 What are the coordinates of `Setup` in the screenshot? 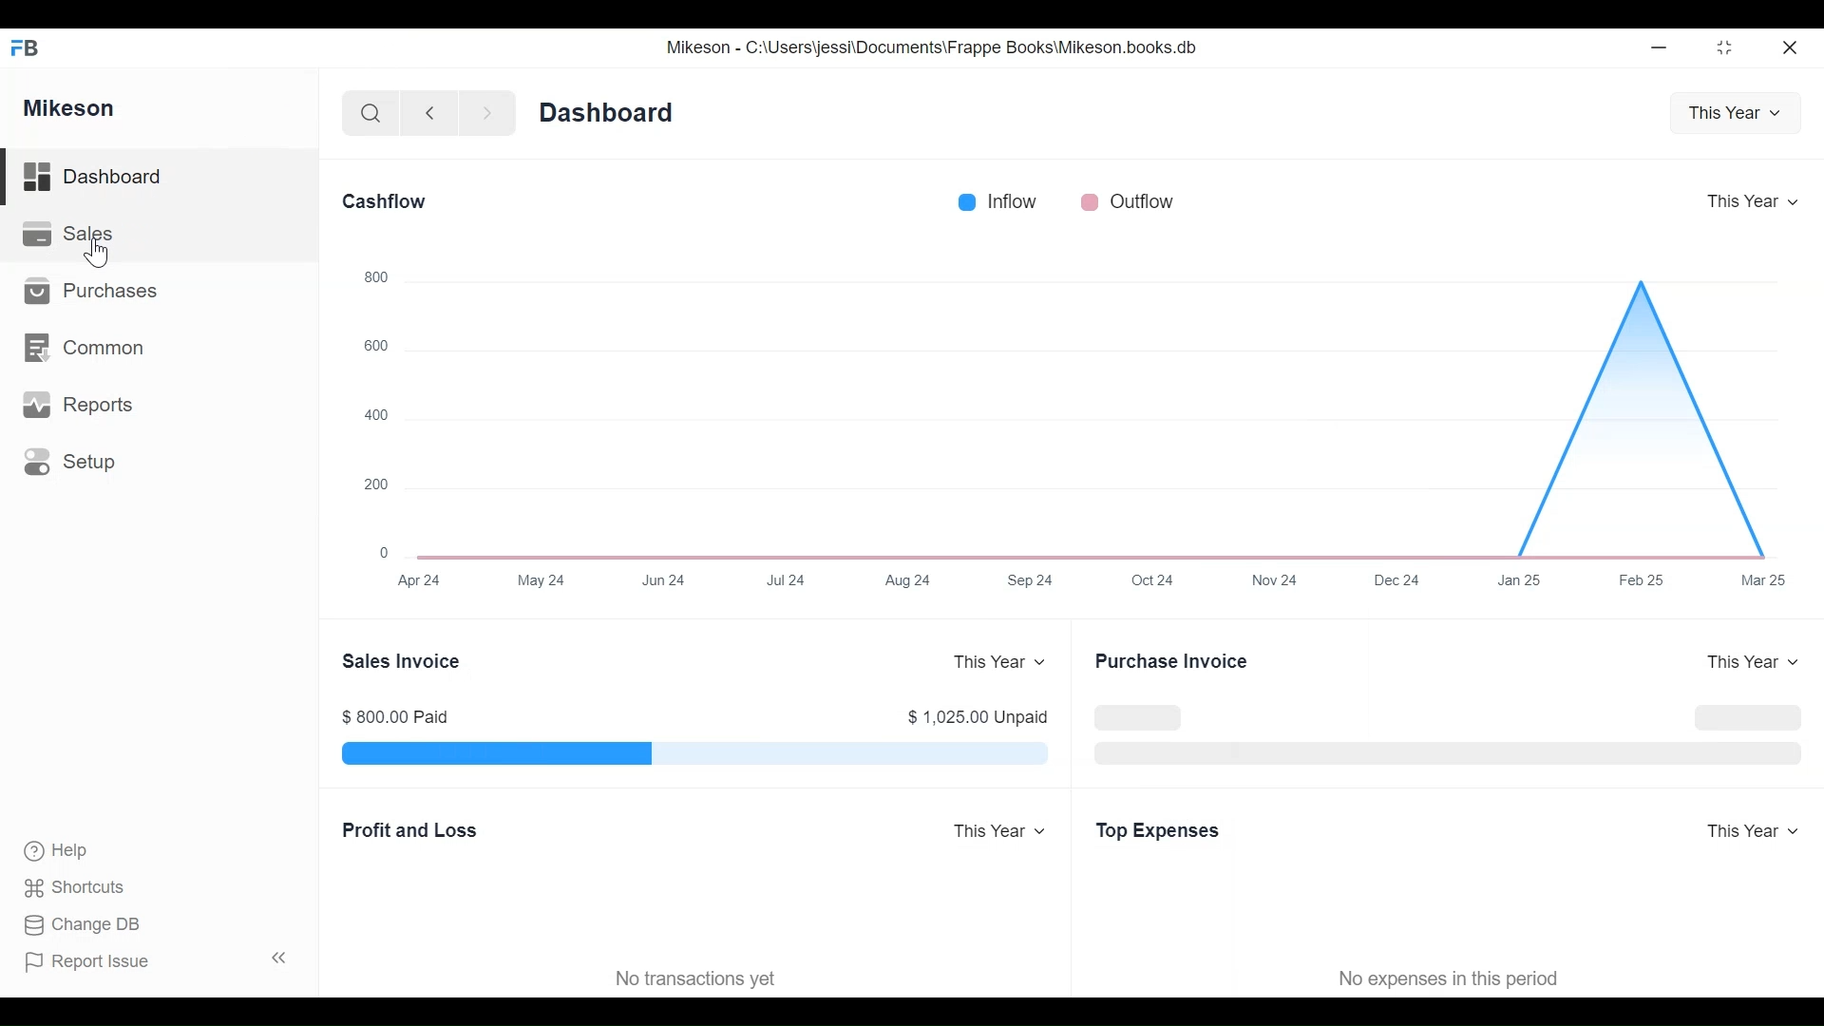 It's located at (73, 464).